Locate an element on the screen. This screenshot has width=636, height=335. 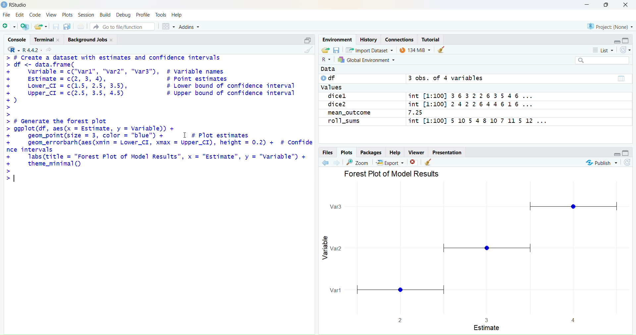
export is located at coordinates (390, 163).